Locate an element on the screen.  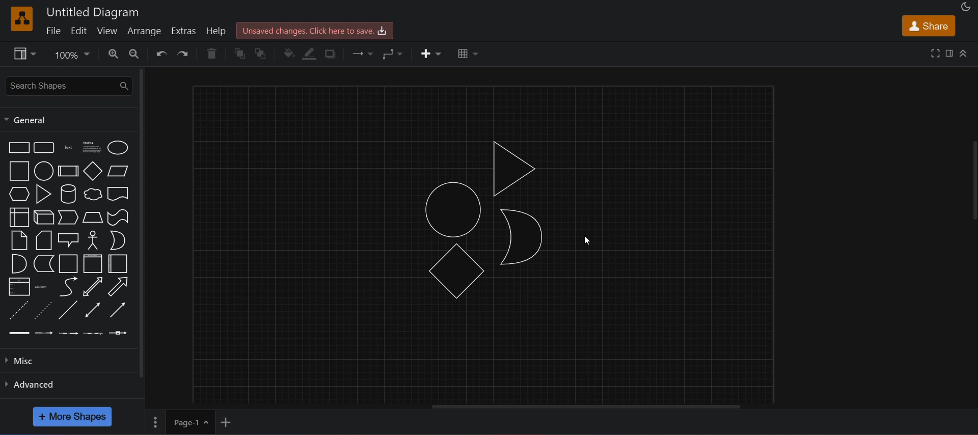
cursor is located at coordinates (590, 240).